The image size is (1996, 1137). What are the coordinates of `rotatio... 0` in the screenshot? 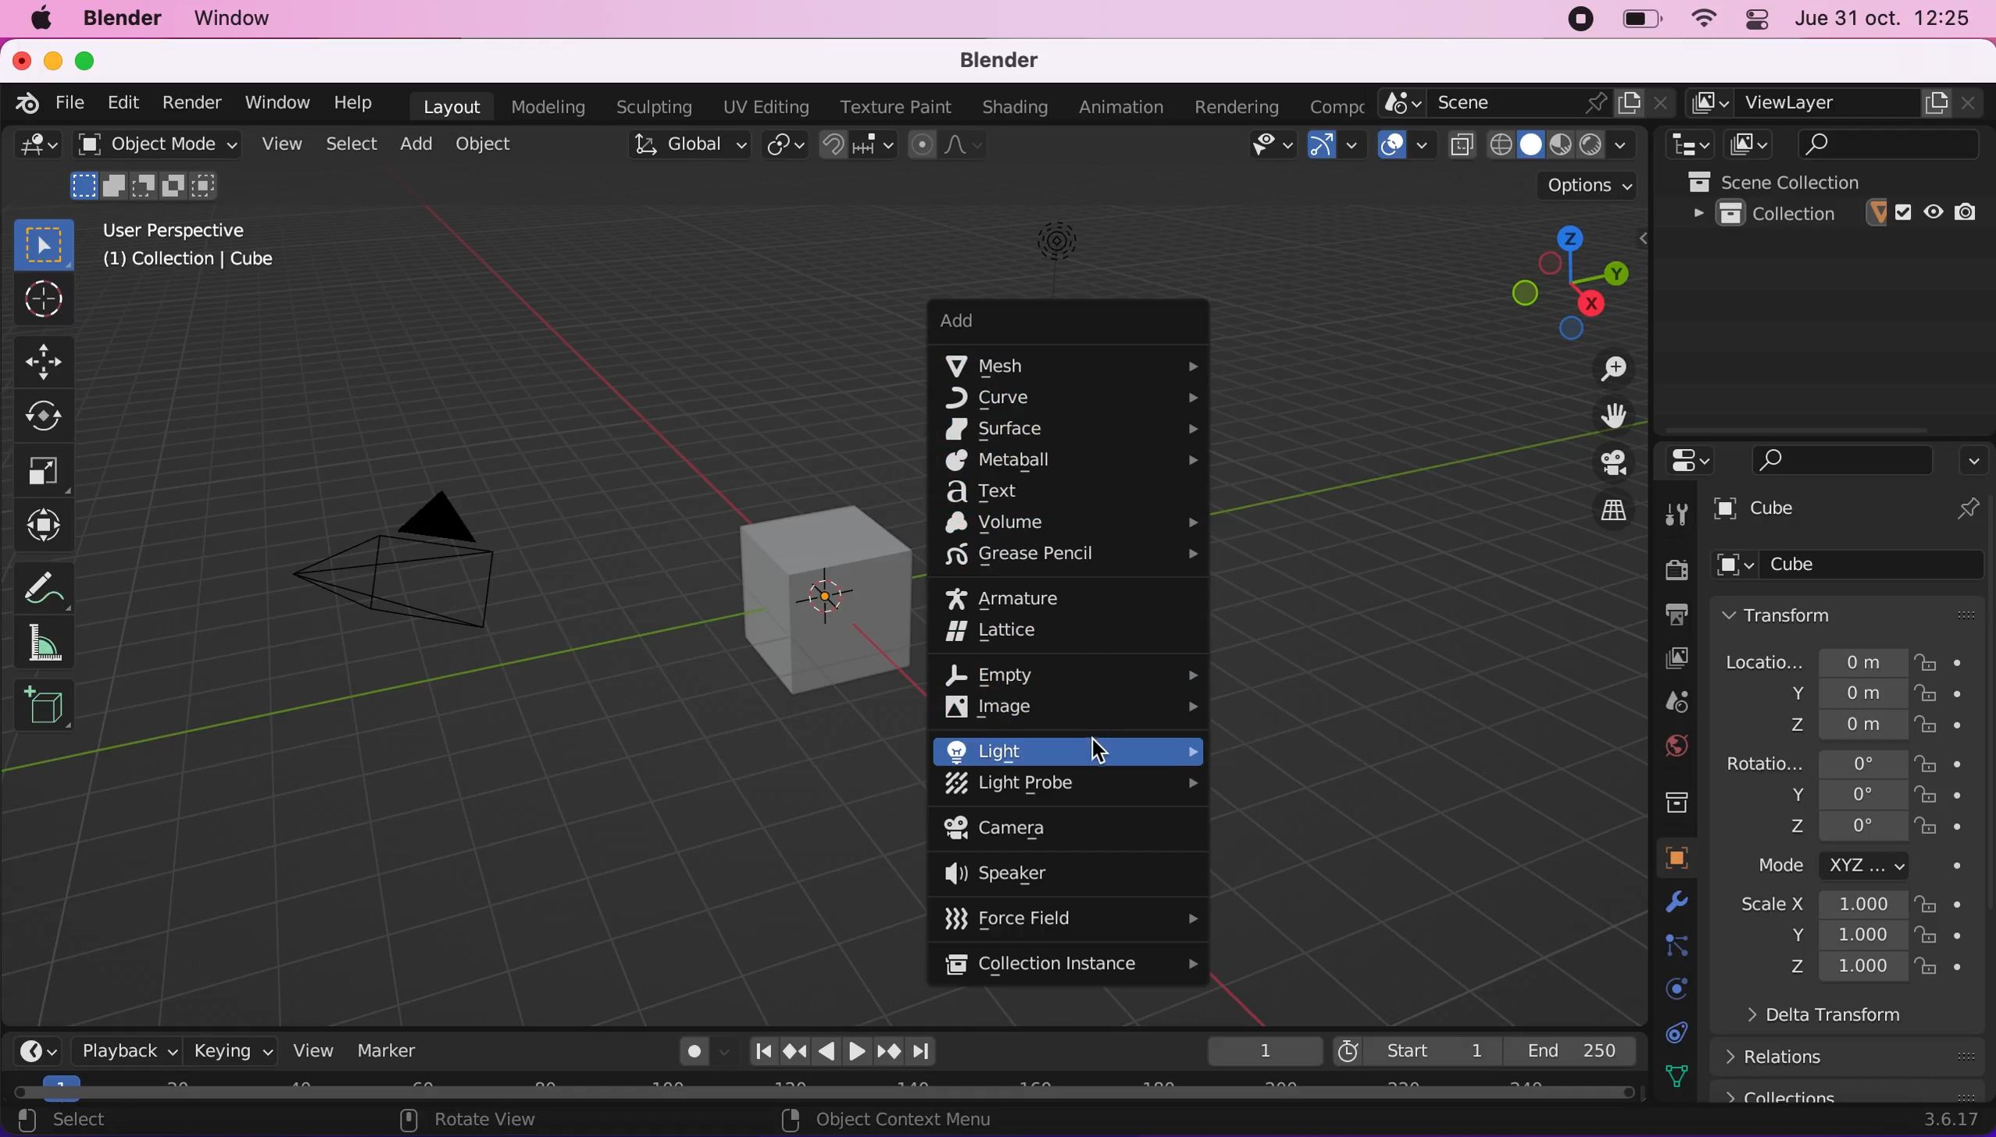 It's located at (1814, 764).